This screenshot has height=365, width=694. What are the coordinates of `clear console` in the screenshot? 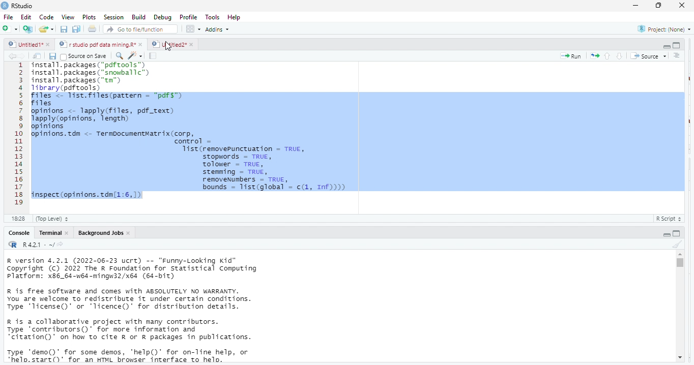 It's located at (677, 243).